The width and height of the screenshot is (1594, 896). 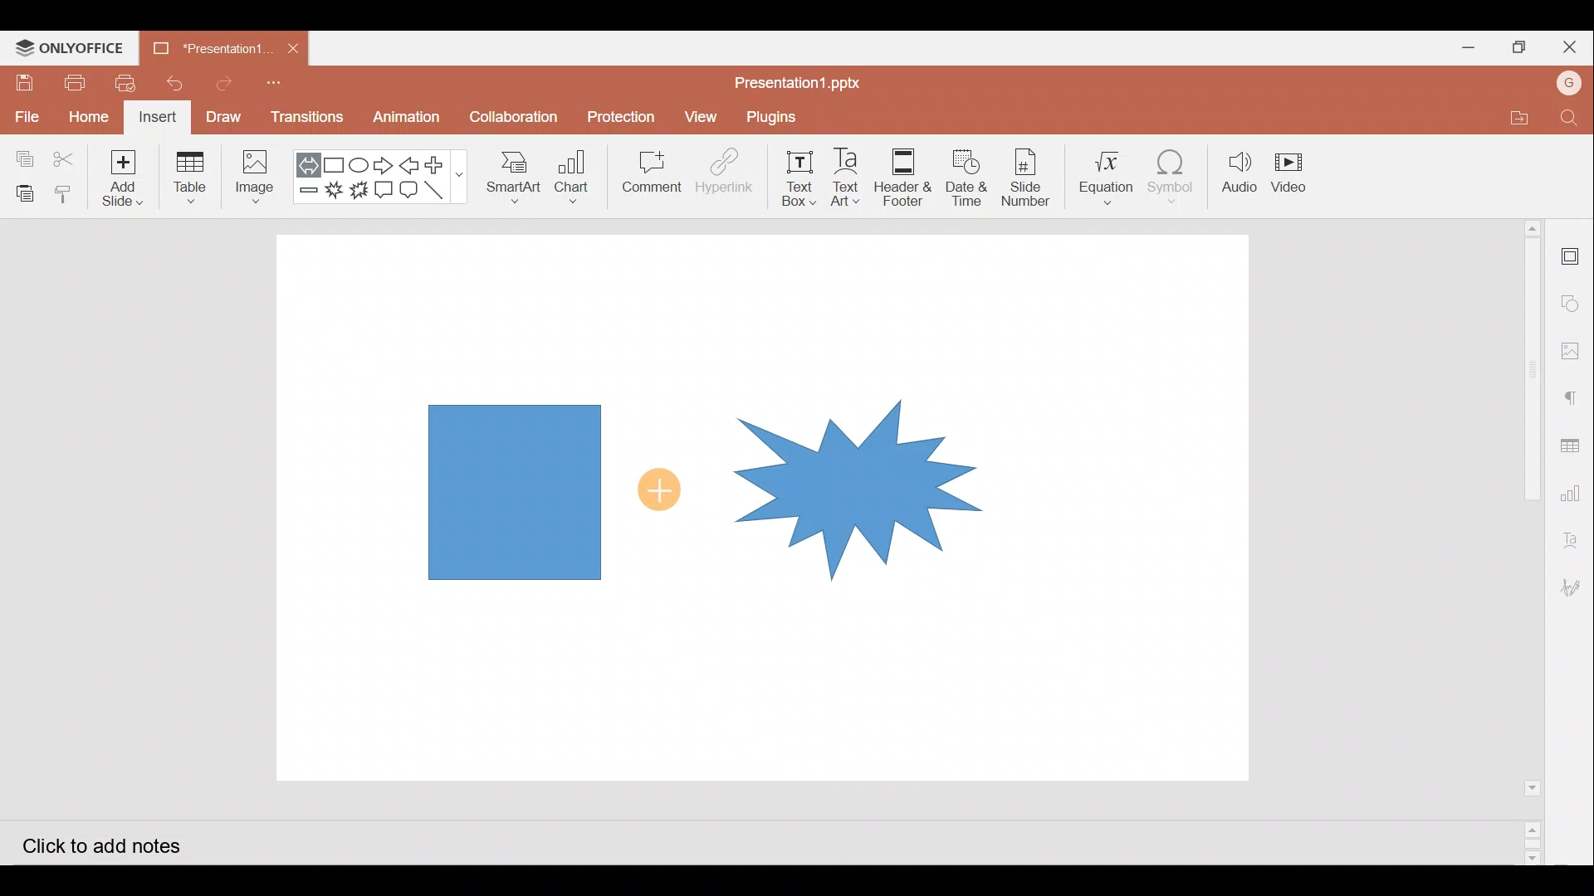 What do you see at coordinates (290, 48) in the screenshot?
I see `Close document` at bounding box center [290, 48].